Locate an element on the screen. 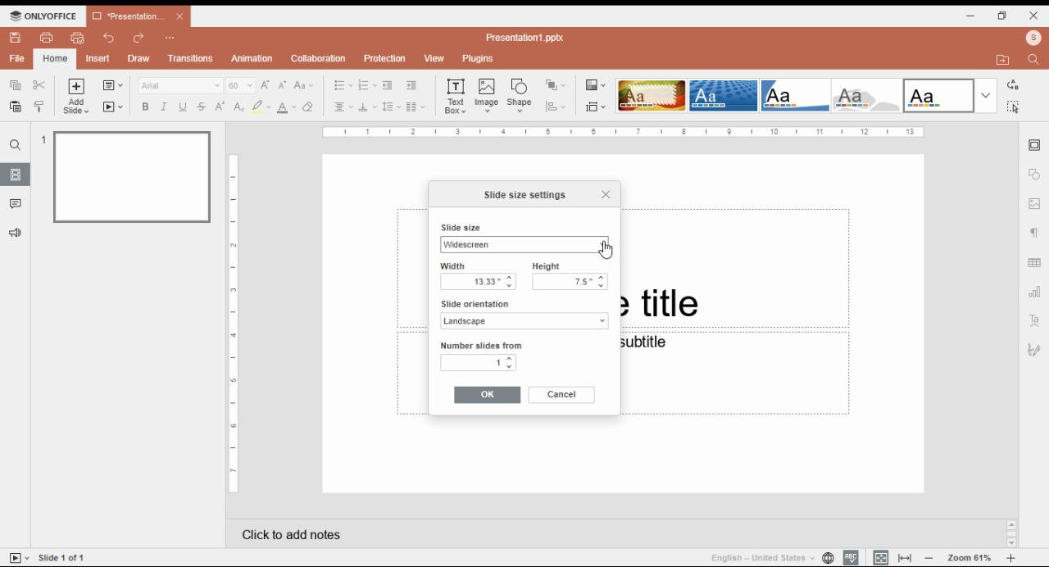 This screenshot has width=1049, height=567. feedback and support is located at coordinates (16, 234).